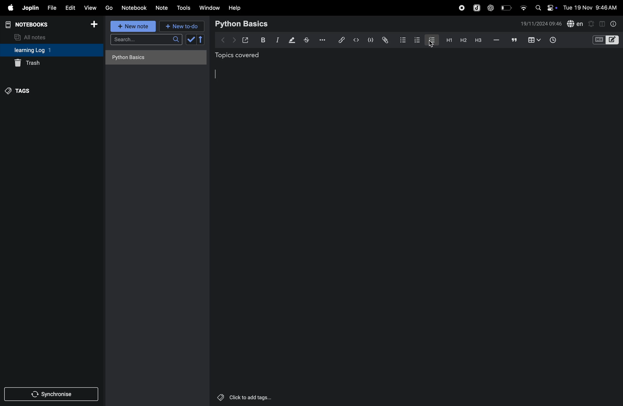 The width and height of the screenshot is (623, 406). What do you see at coordinates (341, 40) in the screenshot?
I see `hyper link` at bounding box center [341, 40].